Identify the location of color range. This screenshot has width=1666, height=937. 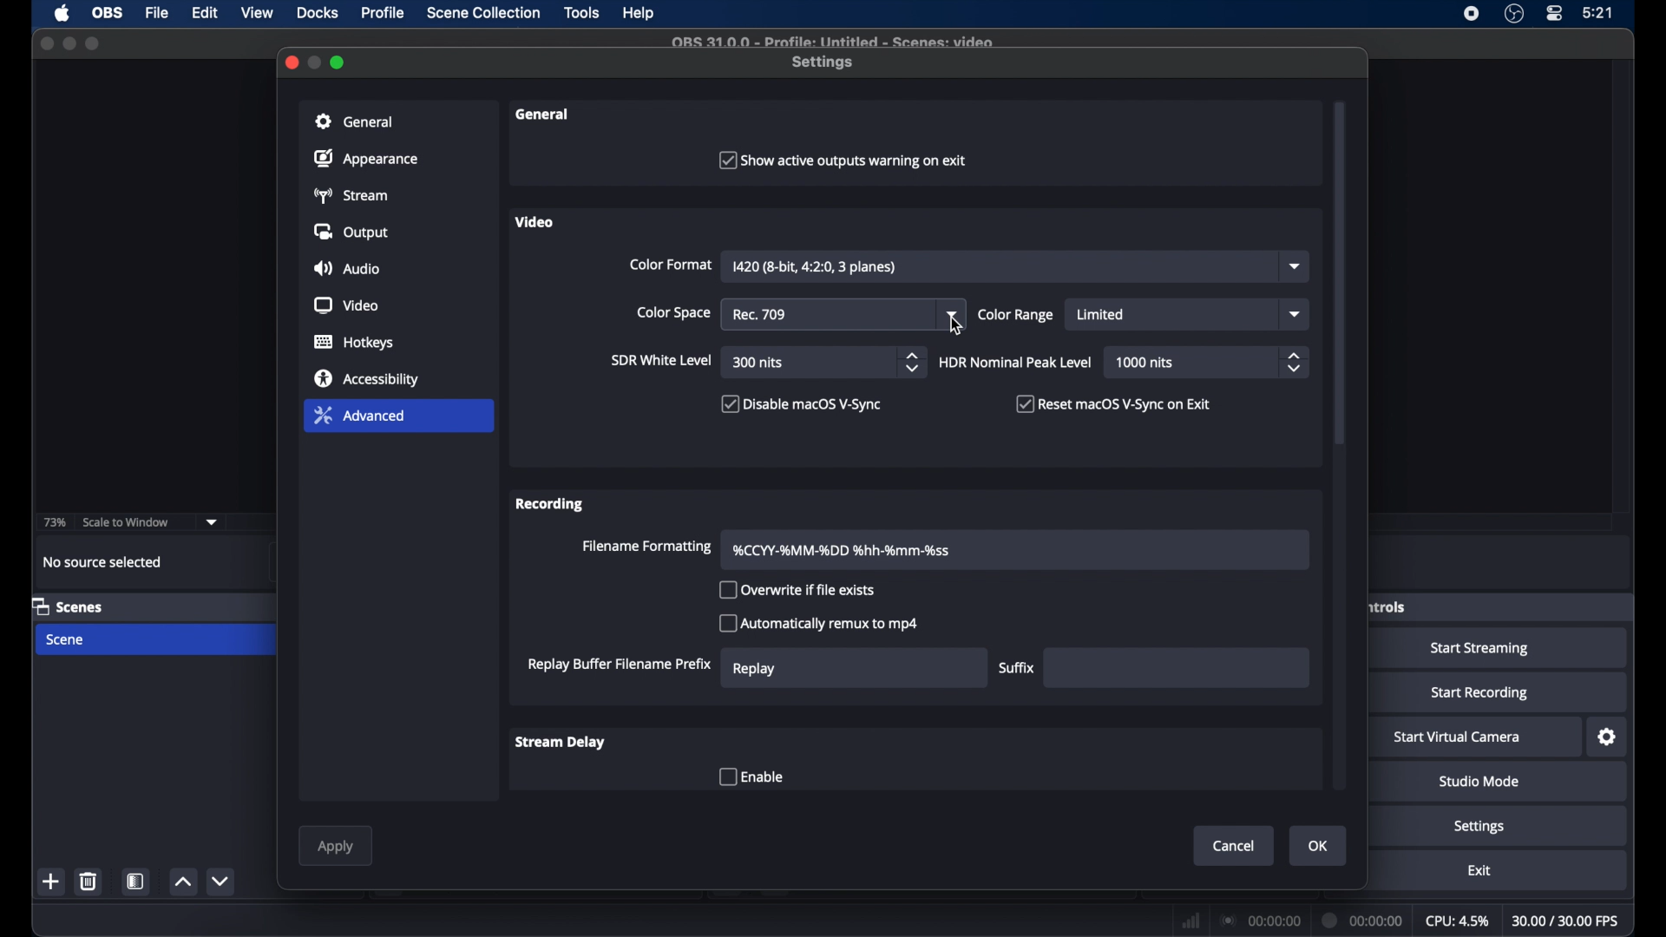
(1015, 316).